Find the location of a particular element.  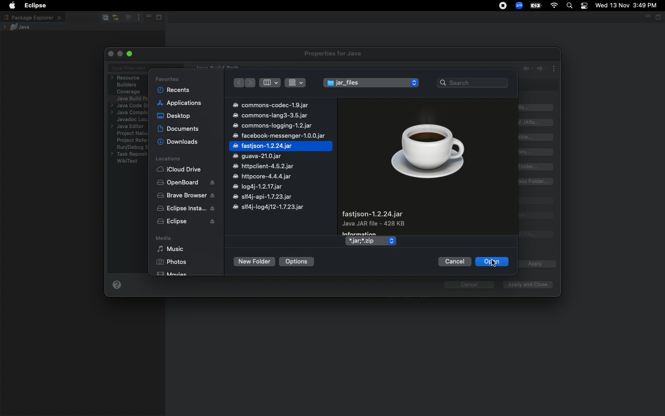

Focus on active task is located at coordinates (127, 18).